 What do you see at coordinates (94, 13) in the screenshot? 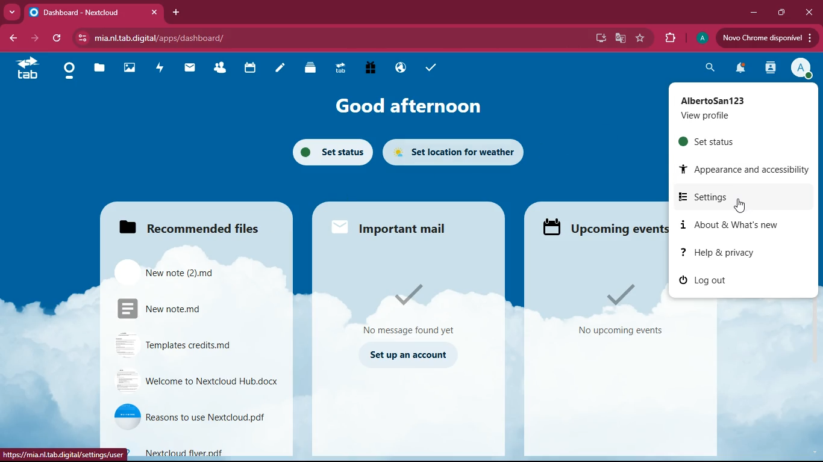
I see `tab` at bounding box center [94, 13].